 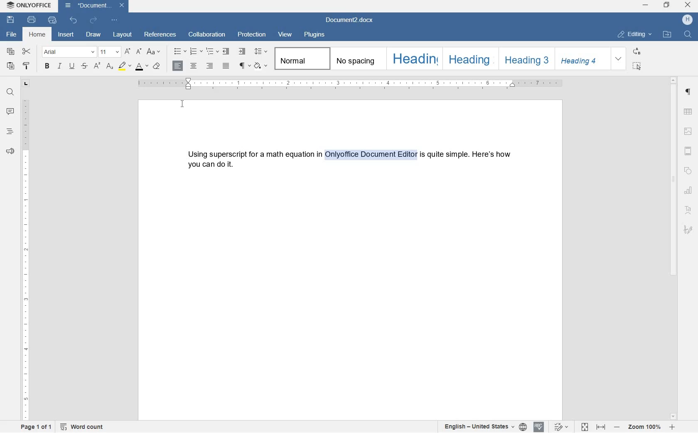 I want to click on shape, so click(x=688, y=172).